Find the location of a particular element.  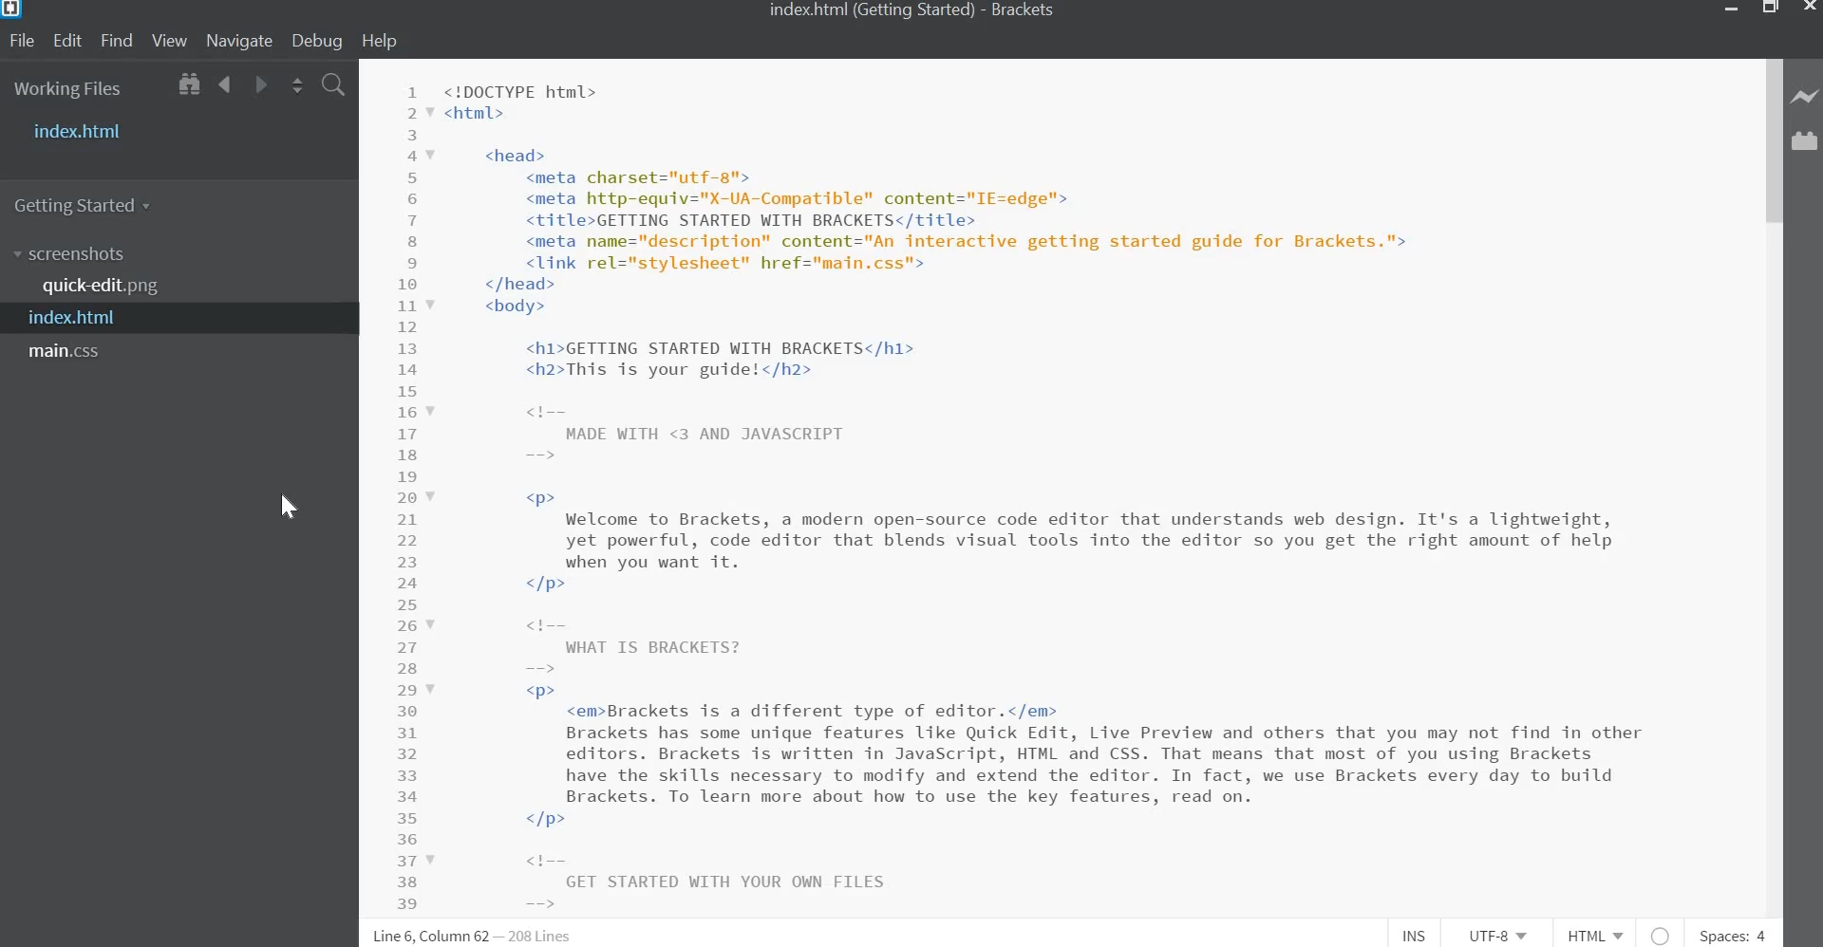

View is located at coordinates (169, 42).